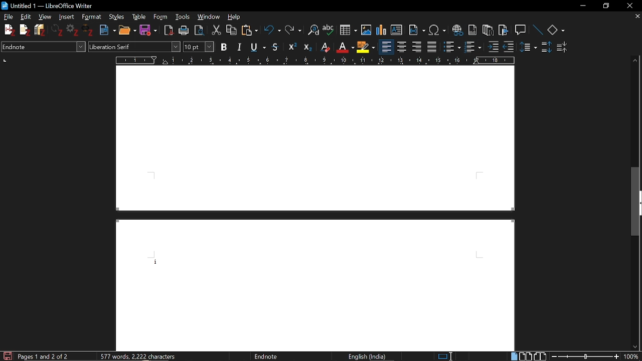  Describe the element at coordinates (169, 31) in the screenshot. I see `Save as PDF` at that location.